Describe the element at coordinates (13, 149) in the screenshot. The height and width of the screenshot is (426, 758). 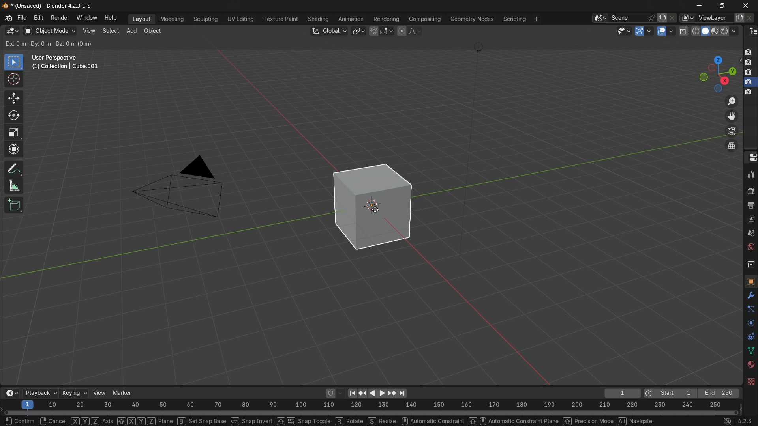
I see `transform` at that location.